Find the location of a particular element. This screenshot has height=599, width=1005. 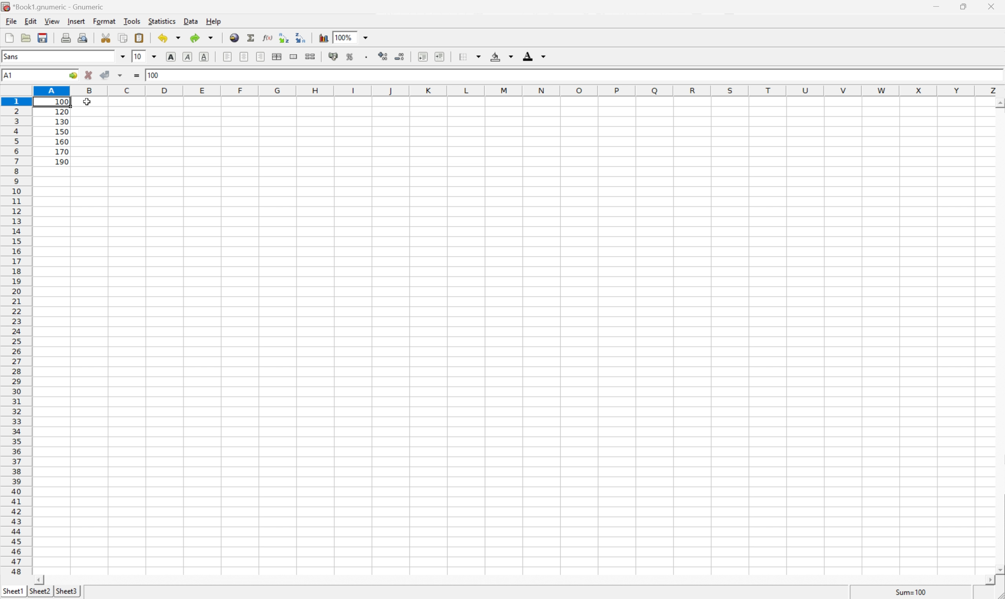

Column names is located at coordinates (517, 91).